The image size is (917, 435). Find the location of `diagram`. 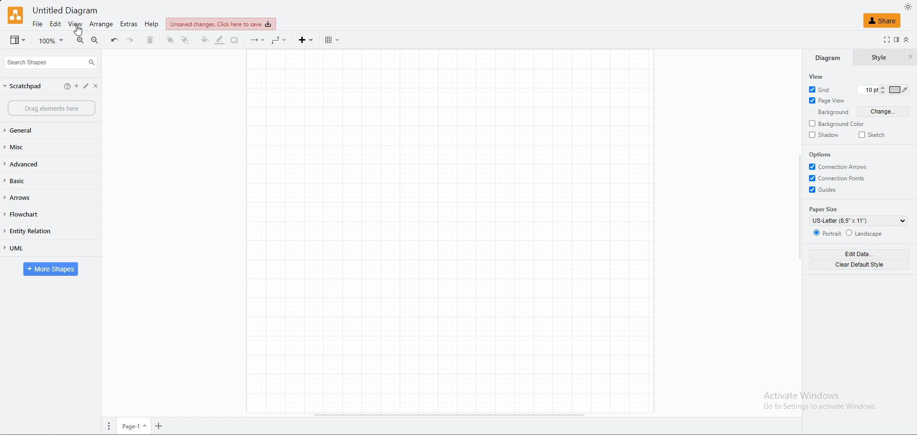

diagram is located at coordinates (827, 57).